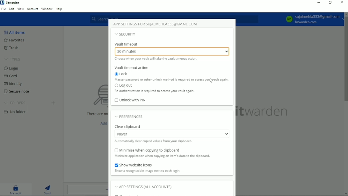 The width and height of the screenshot is (348, 196). Describe the element at coordinates (211, 80) in the screenshot. I see `cursor` at that location.